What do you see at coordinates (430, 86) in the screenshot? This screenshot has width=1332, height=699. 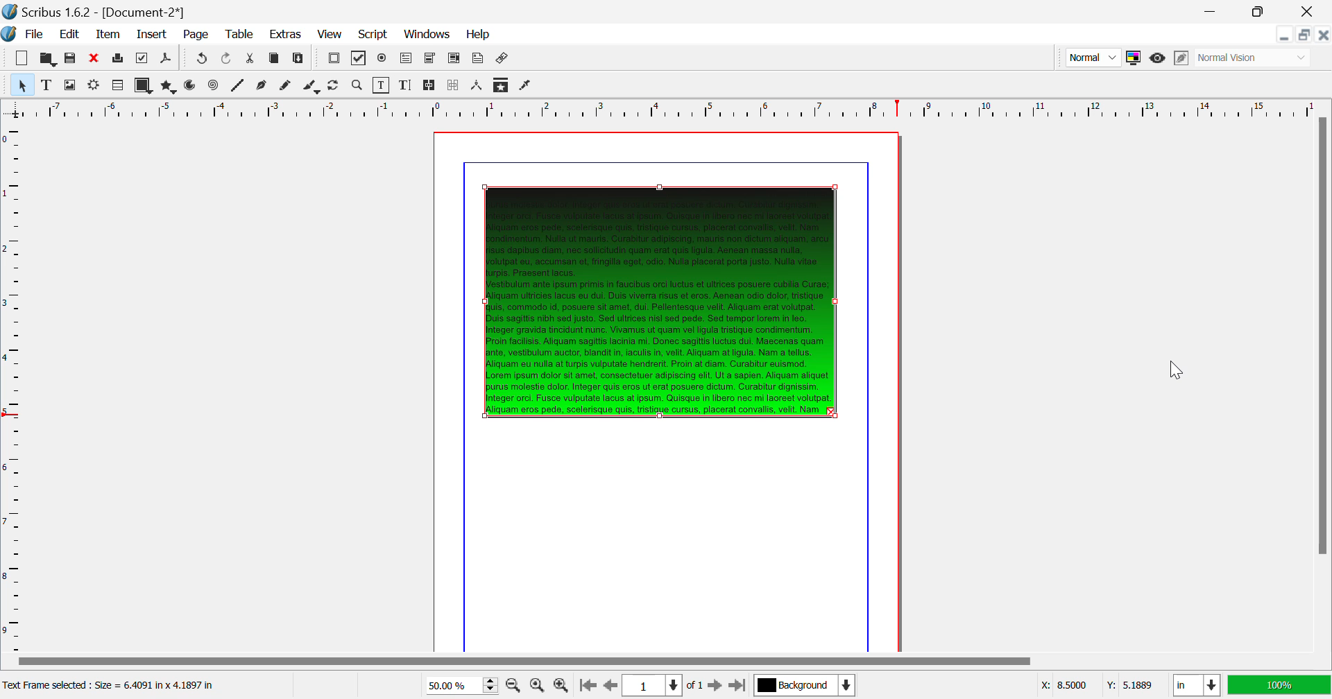 I see `Link Text Frames` at bounding box center [430, 86].